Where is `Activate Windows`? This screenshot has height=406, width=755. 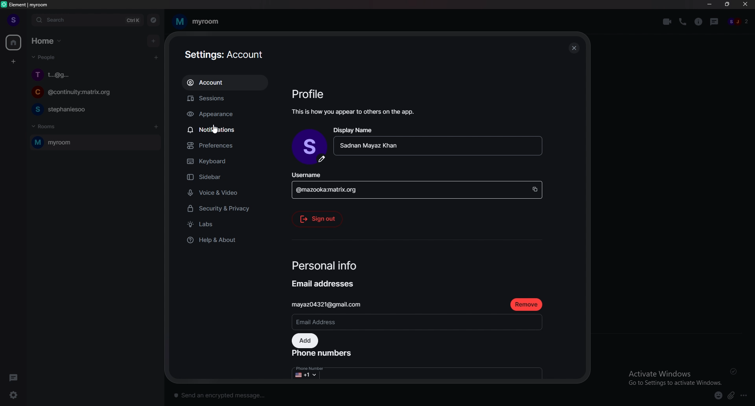
Activate Windows is located at coordinates (674, 375).